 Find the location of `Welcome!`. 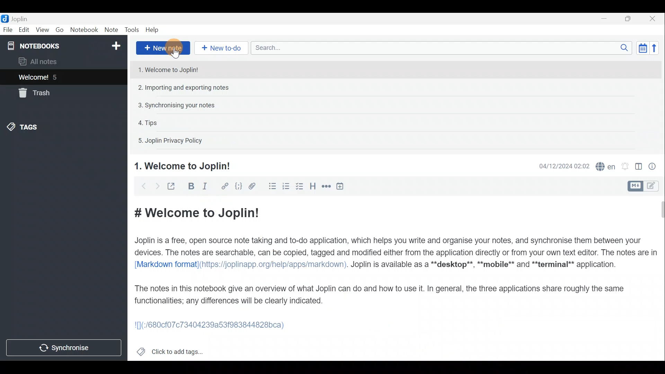

Welcome! is located at coordinates (34, 78).